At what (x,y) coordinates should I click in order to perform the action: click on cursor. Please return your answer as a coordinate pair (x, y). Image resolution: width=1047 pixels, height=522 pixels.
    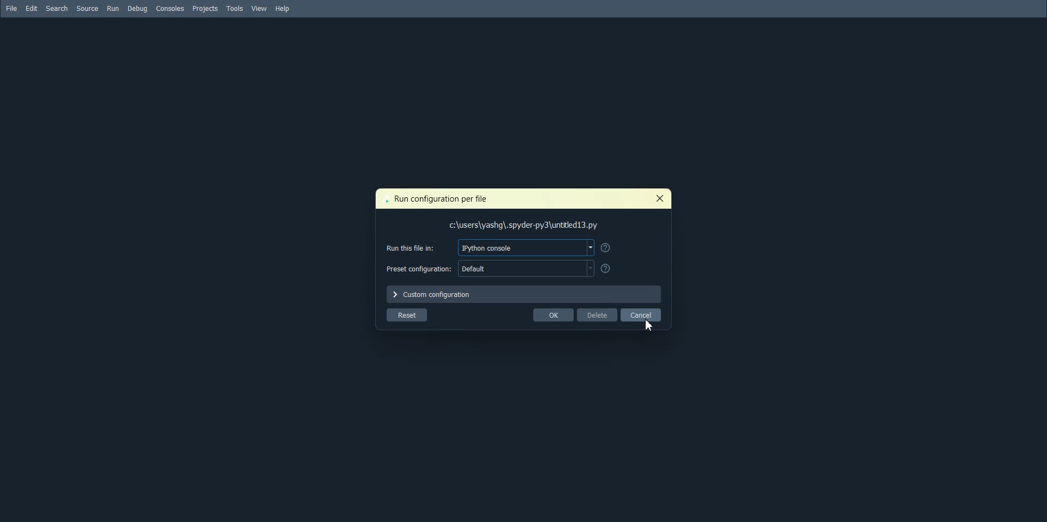
    Looking at the image, I should click on (649, 326).